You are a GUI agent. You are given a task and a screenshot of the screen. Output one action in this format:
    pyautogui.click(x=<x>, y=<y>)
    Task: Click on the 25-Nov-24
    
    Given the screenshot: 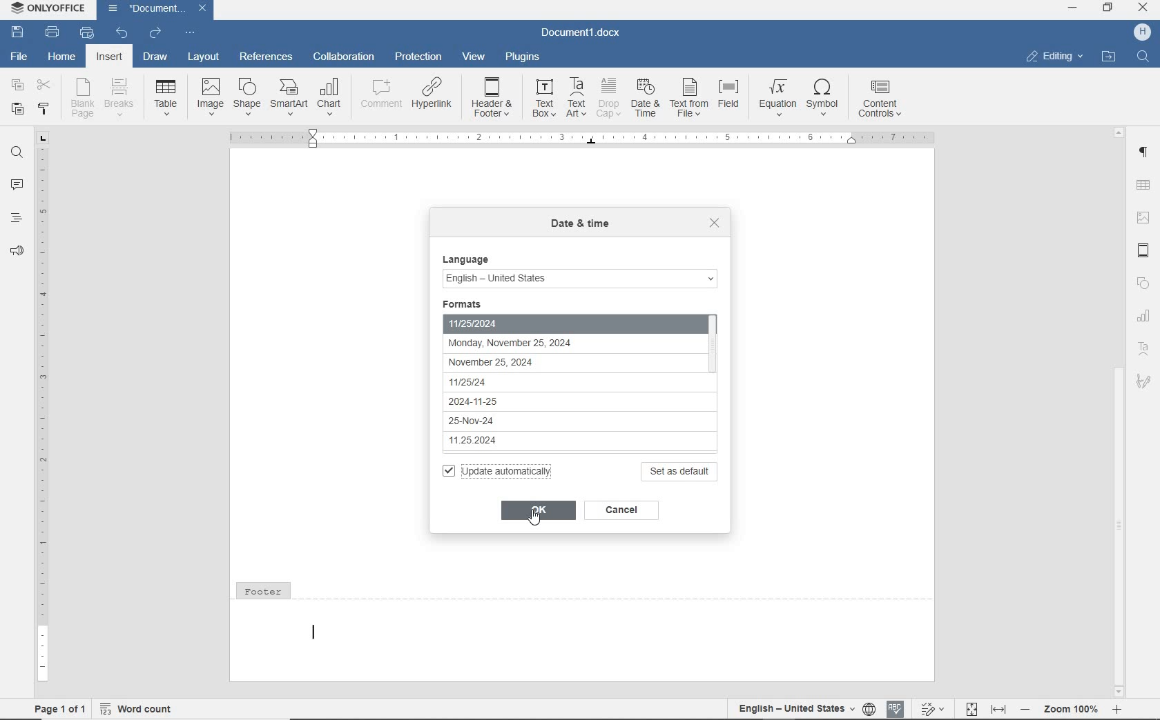 What is the action you would take?
    pyautogui.click(x=527, y=421)
    